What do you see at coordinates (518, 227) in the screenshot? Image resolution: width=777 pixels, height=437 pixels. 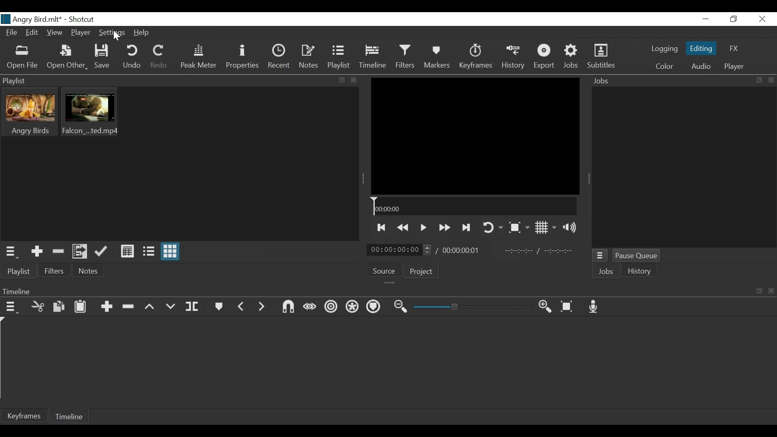 I see `Toggle Zoom` at bounding box center [518, 227].